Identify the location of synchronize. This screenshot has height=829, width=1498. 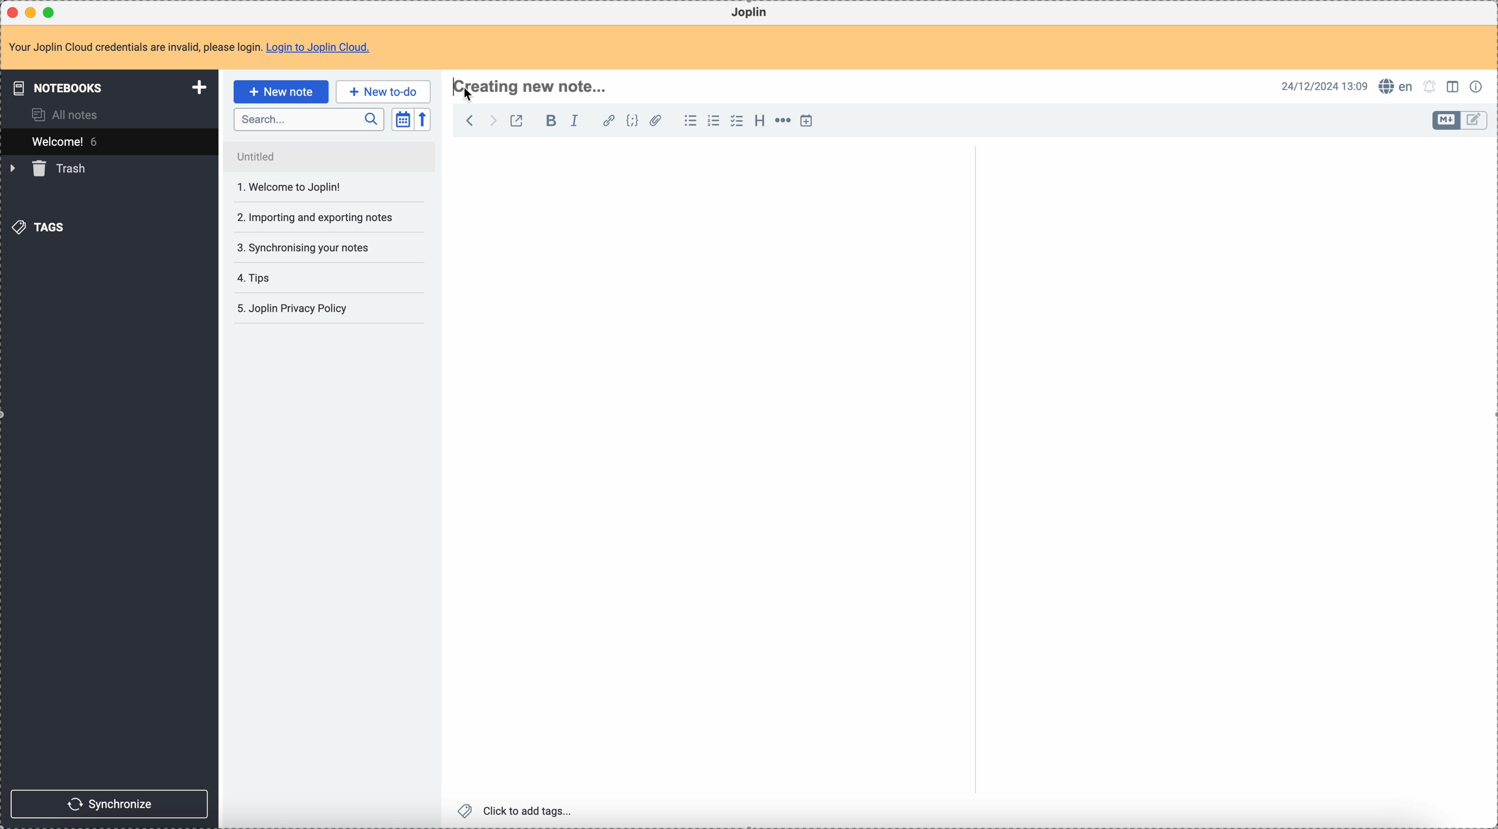
(110, 804).